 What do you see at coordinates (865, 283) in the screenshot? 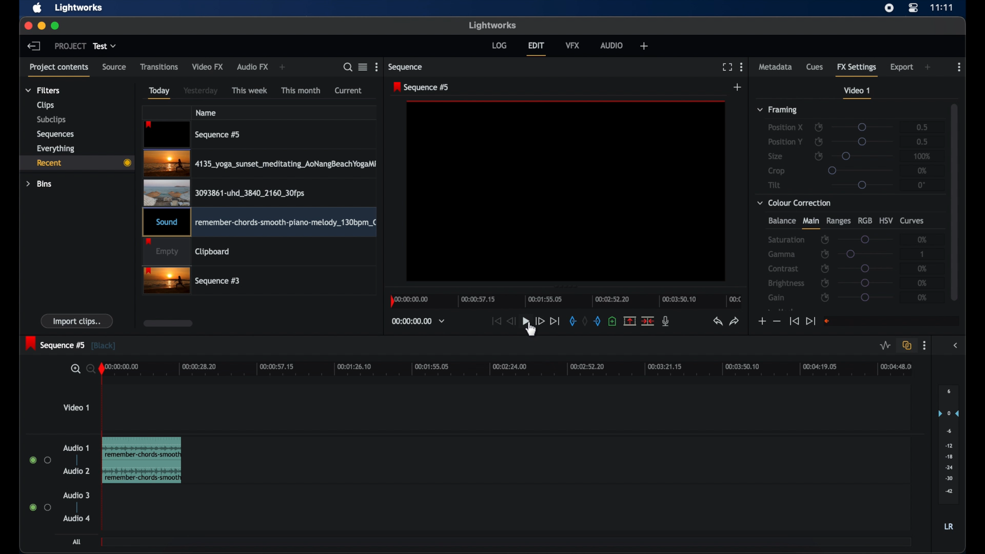
I see `slider` at bounding box center [865, 283].